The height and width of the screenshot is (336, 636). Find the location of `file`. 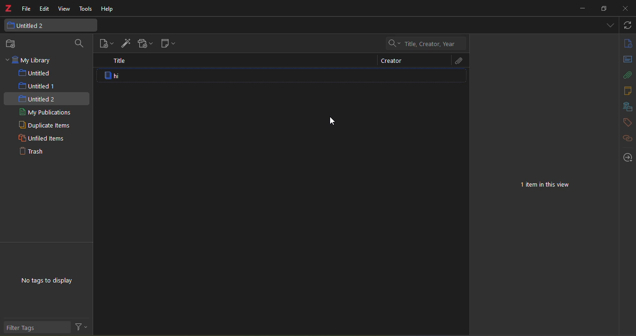

file is located at coordinates (27, 9).